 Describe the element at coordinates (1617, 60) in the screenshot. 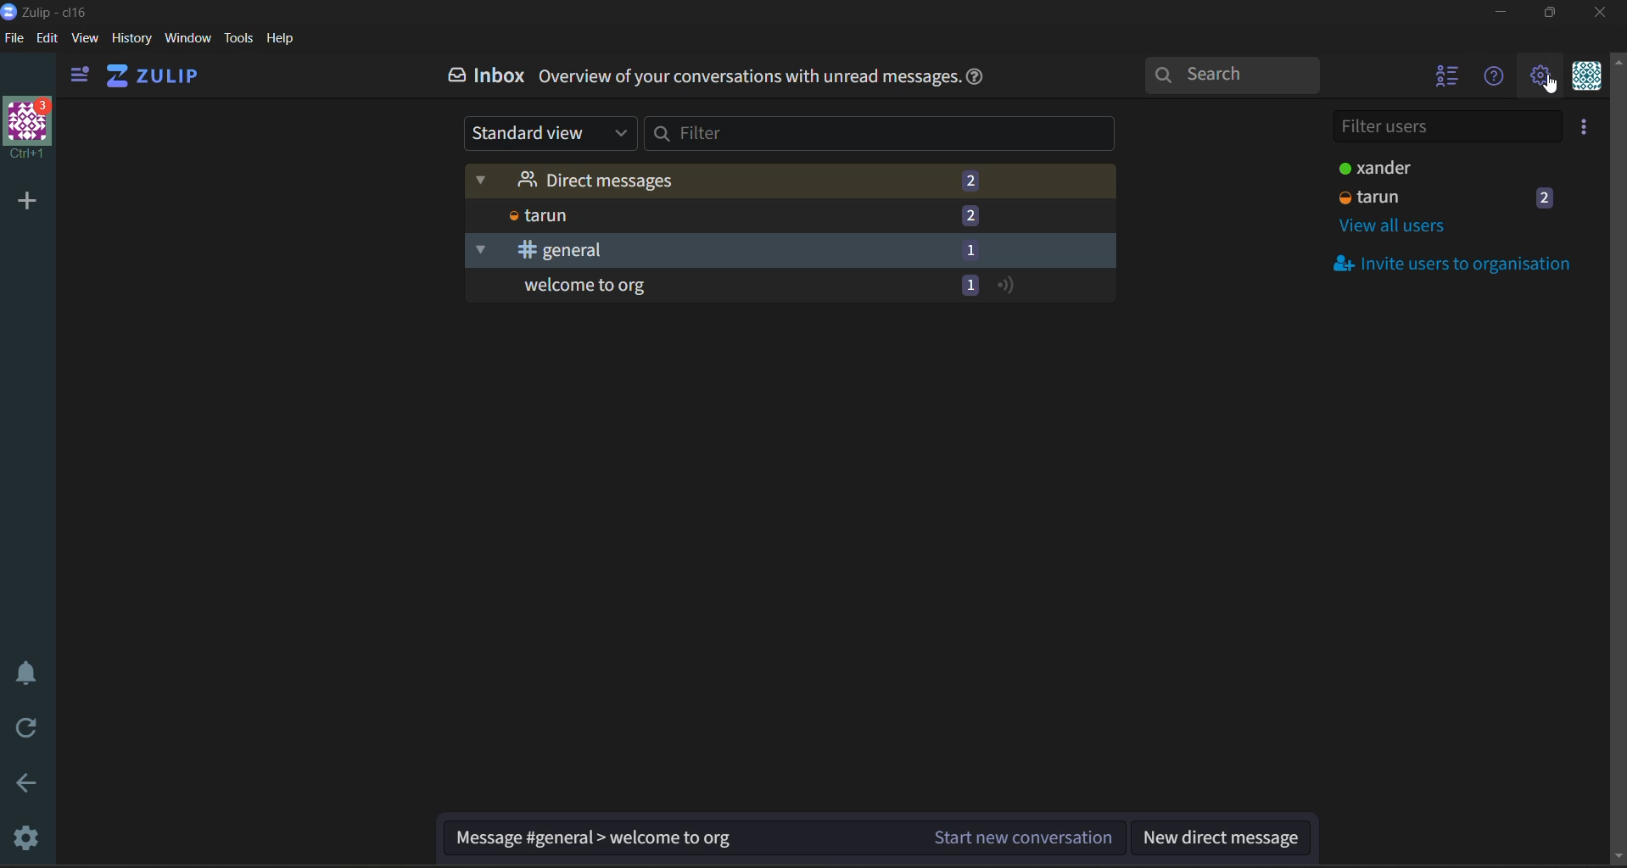

I see `scroll up` at that location.